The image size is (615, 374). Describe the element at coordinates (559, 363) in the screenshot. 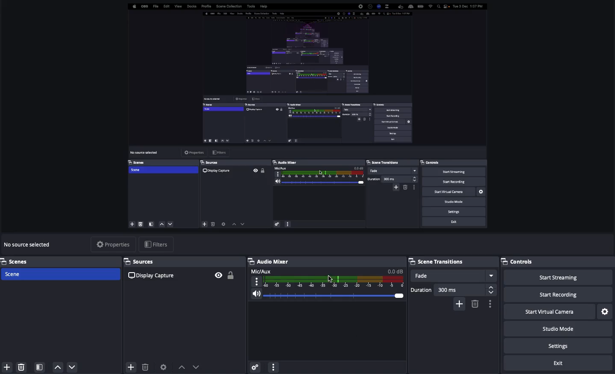

I see `Exit` at that location.